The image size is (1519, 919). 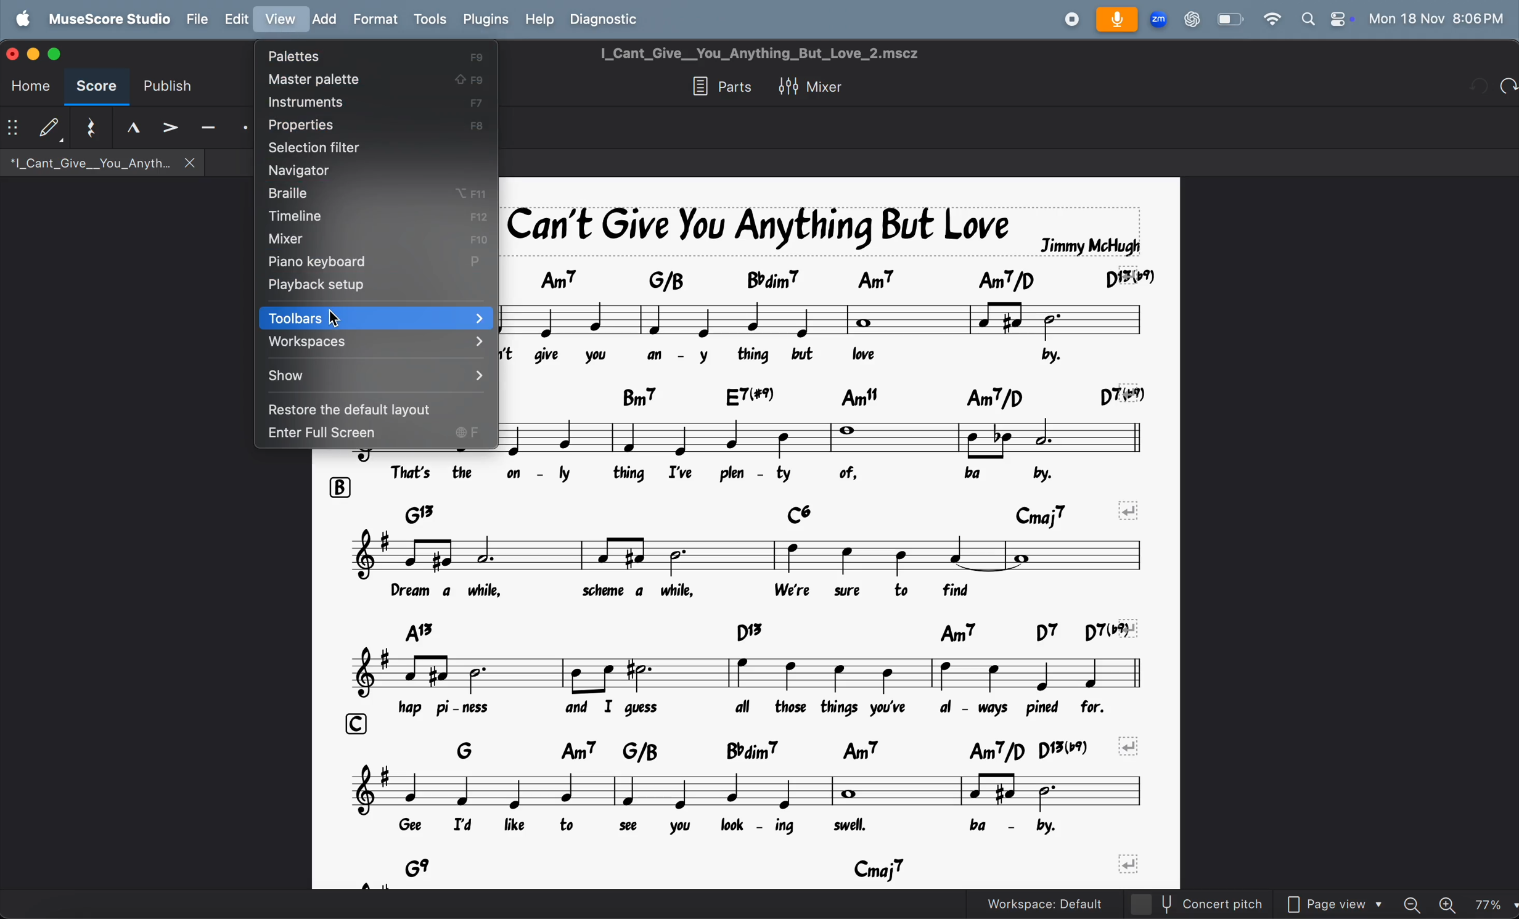 I want to click on mixer, so click(x=377, y=240).